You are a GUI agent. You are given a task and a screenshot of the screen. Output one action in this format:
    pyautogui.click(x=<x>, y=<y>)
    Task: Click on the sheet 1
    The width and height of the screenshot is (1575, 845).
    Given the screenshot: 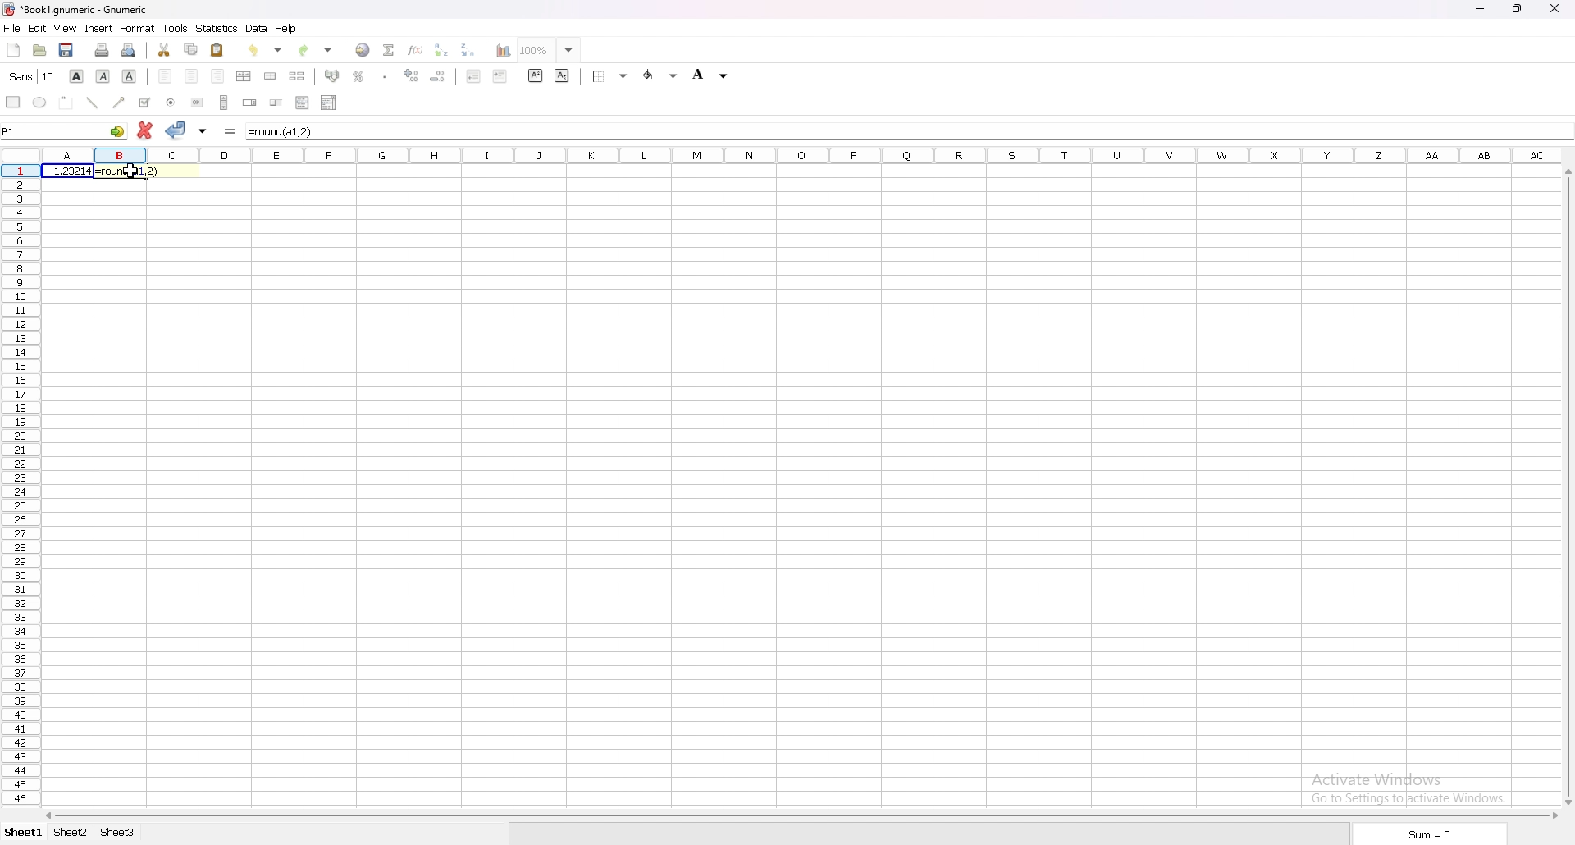 What is the action you would take?
    pyautogui.click(x=24, y=833)
    